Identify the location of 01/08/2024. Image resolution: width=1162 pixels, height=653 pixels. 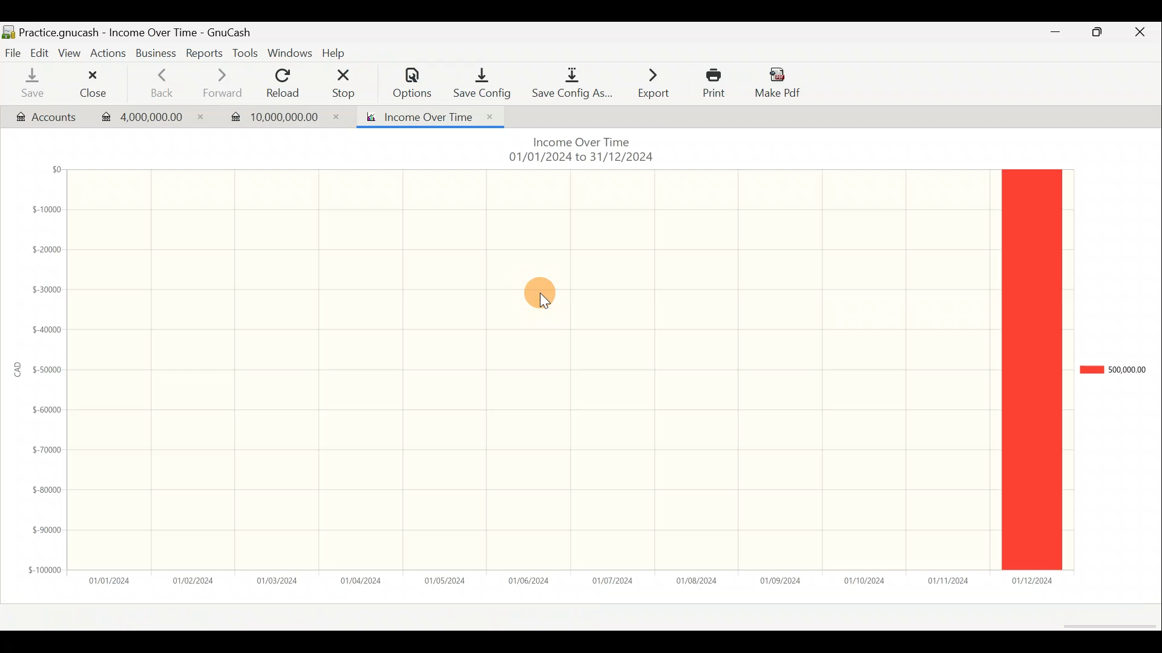
(697, 579).